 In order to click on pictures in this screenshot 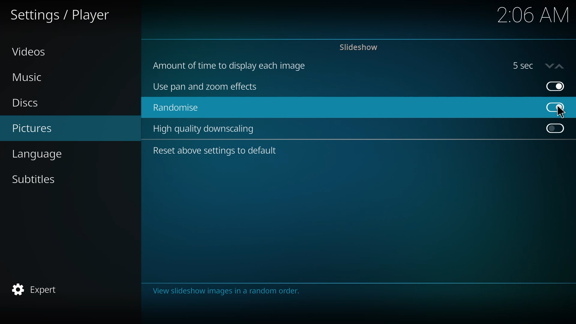, I will do `click(31, 127)`.